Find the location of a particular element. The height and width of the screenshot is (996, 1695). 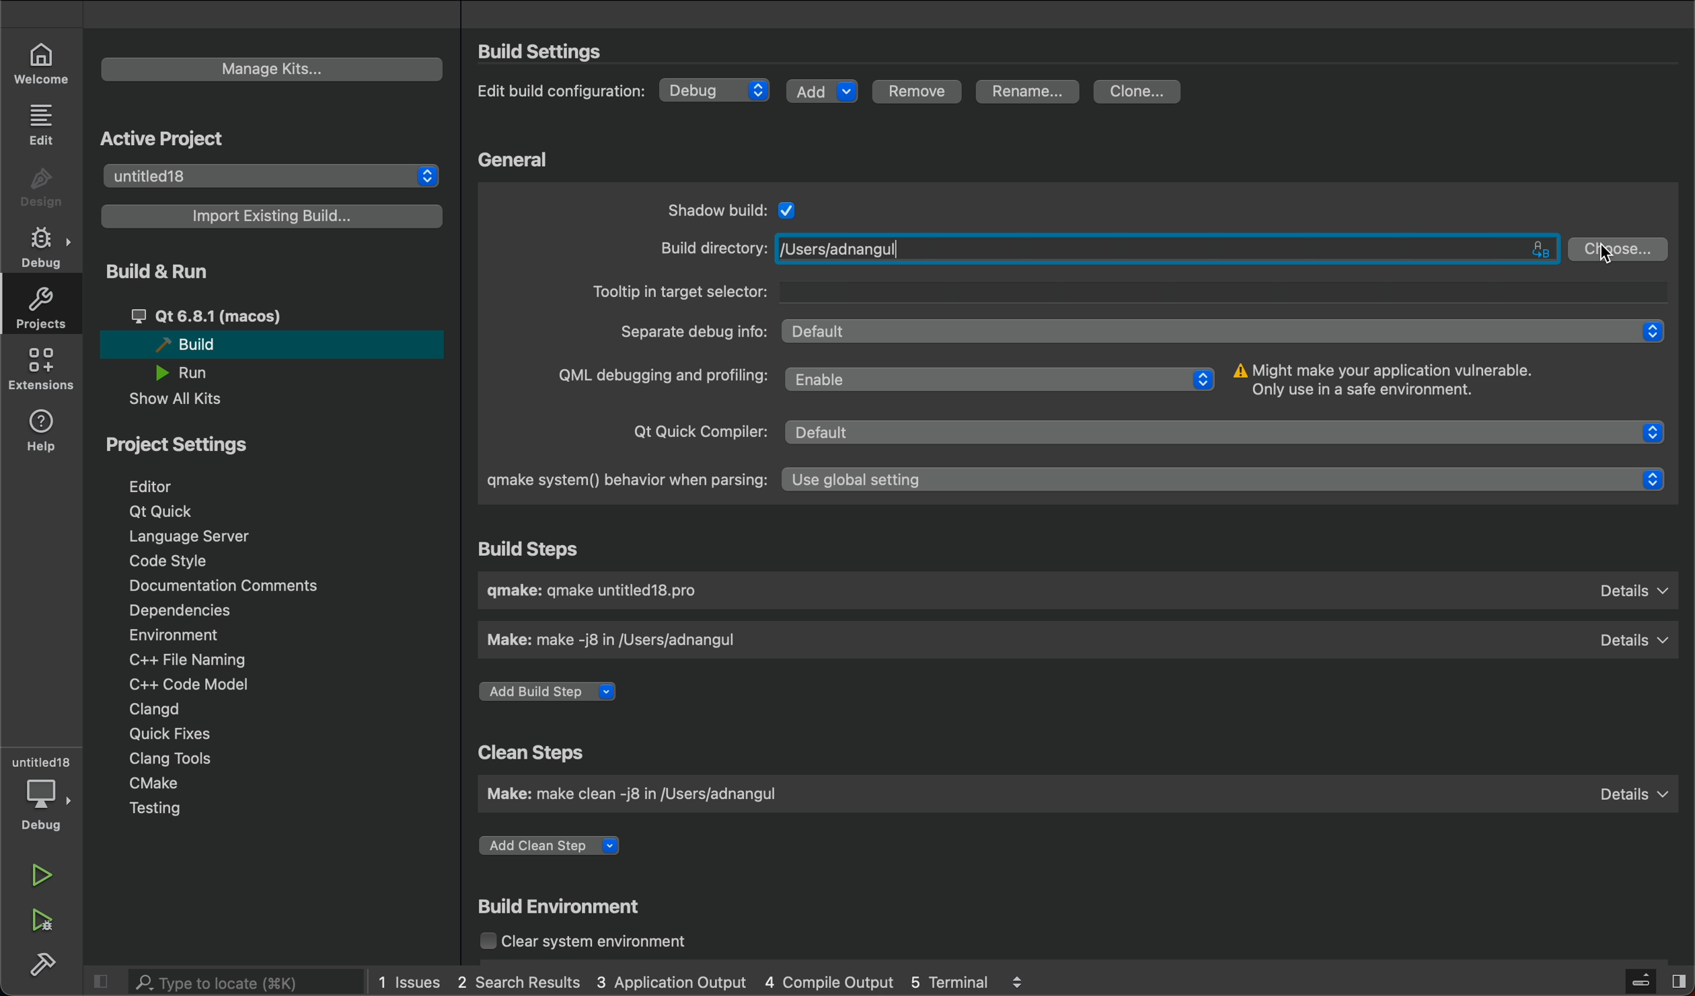

clangd is located at coordinates (157, 707).